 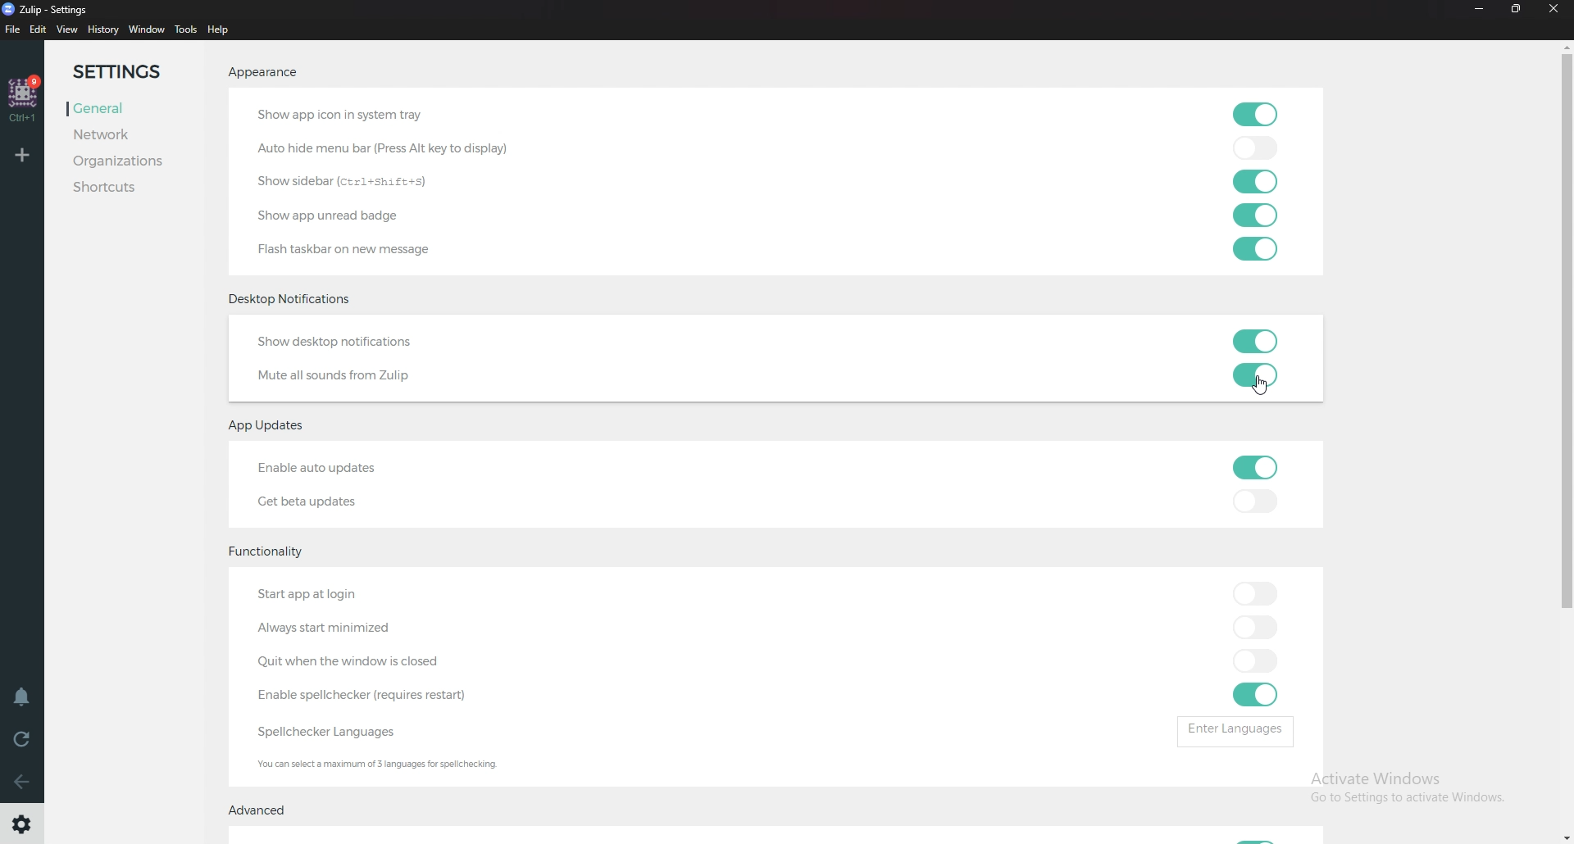 I want to click on toggle, so click(x=1255, y=695).